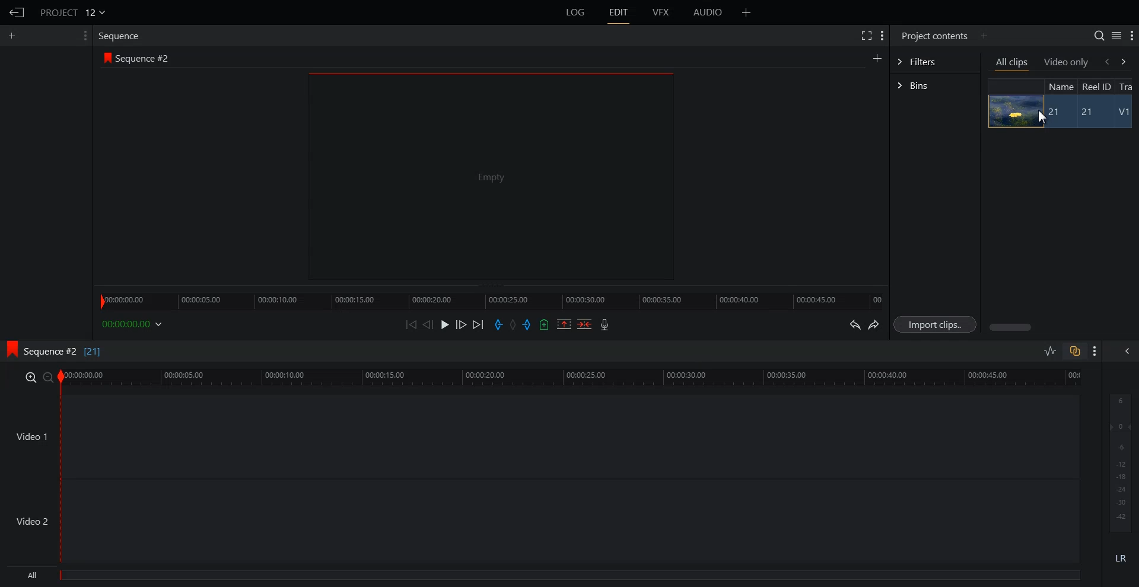  Describe the element at coordinates (529, 324) in the screenshot. I see `Add an out Mark in current position` at that location.